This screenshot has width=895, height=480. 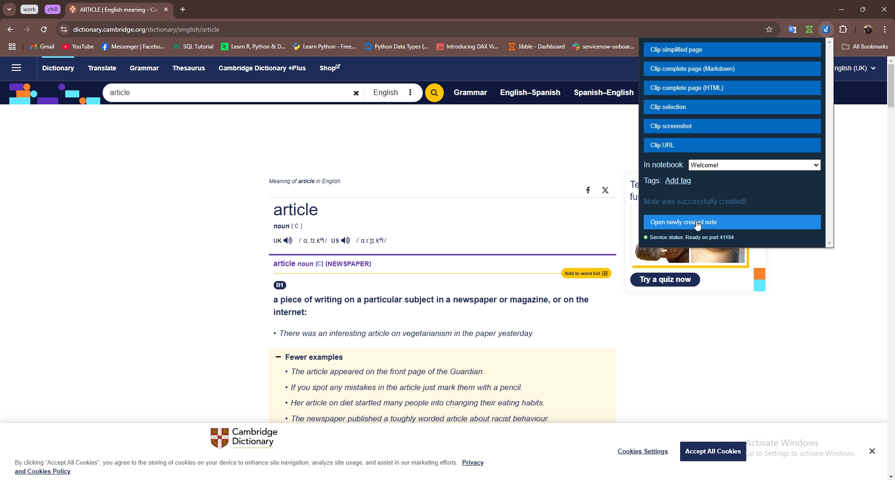 What do you see at coordinates (827, 28) in the screenshot?
I see `joplin` at bounding box center [827, 28].